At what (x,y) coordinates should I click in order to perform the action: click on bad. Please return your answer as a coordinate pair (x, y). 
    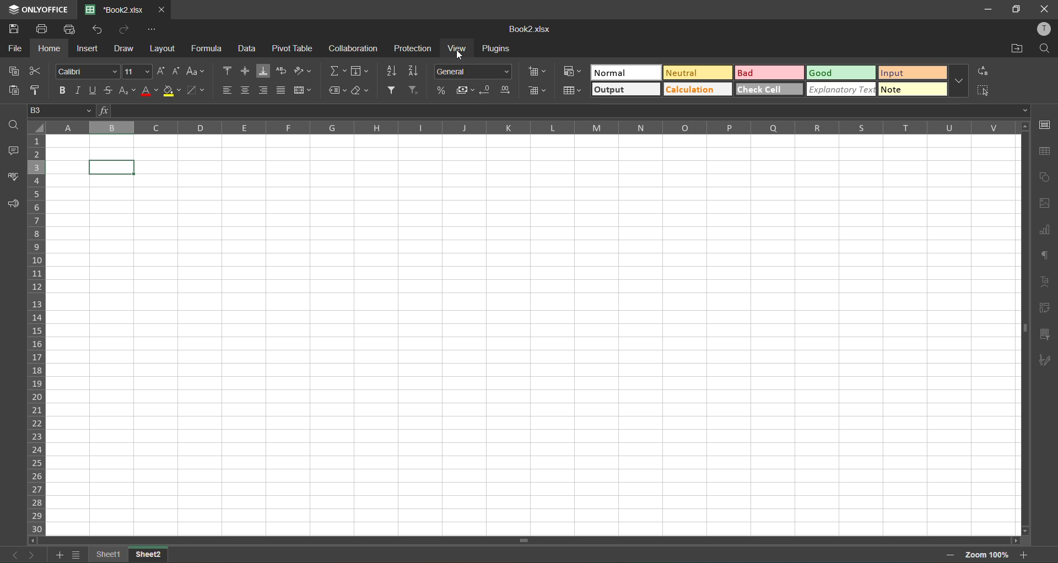
    Looking at the image, I should click on (770, 75).